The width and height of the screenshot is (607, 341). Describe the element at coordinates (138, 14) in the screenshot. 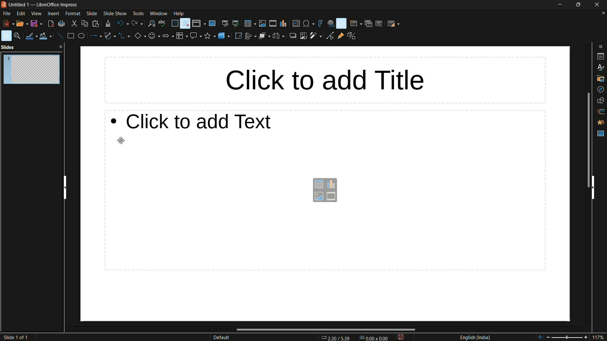

I see `tools menu` at that location.